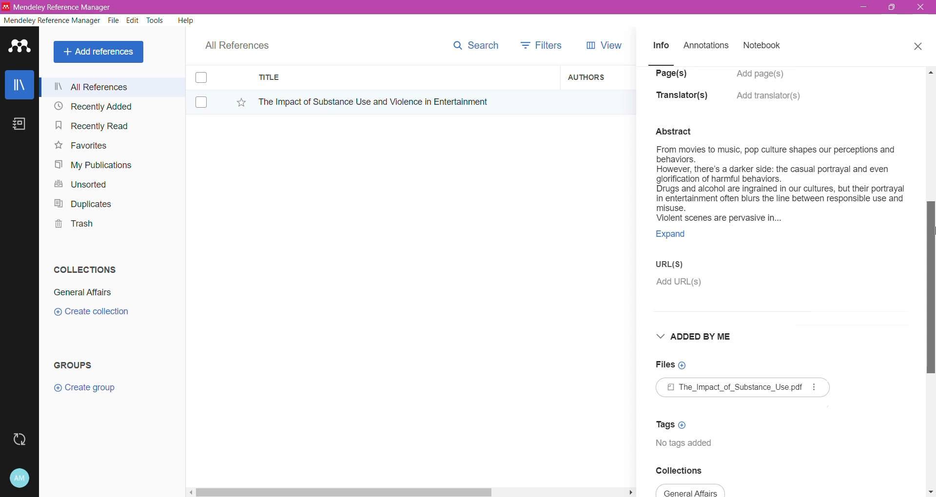 This screenshot has width=936, height=497. What do you see at coordinates (410, 491) in the screenshot?
I see `Horizontal Scroll Bar` at bounding box center [410, 491].